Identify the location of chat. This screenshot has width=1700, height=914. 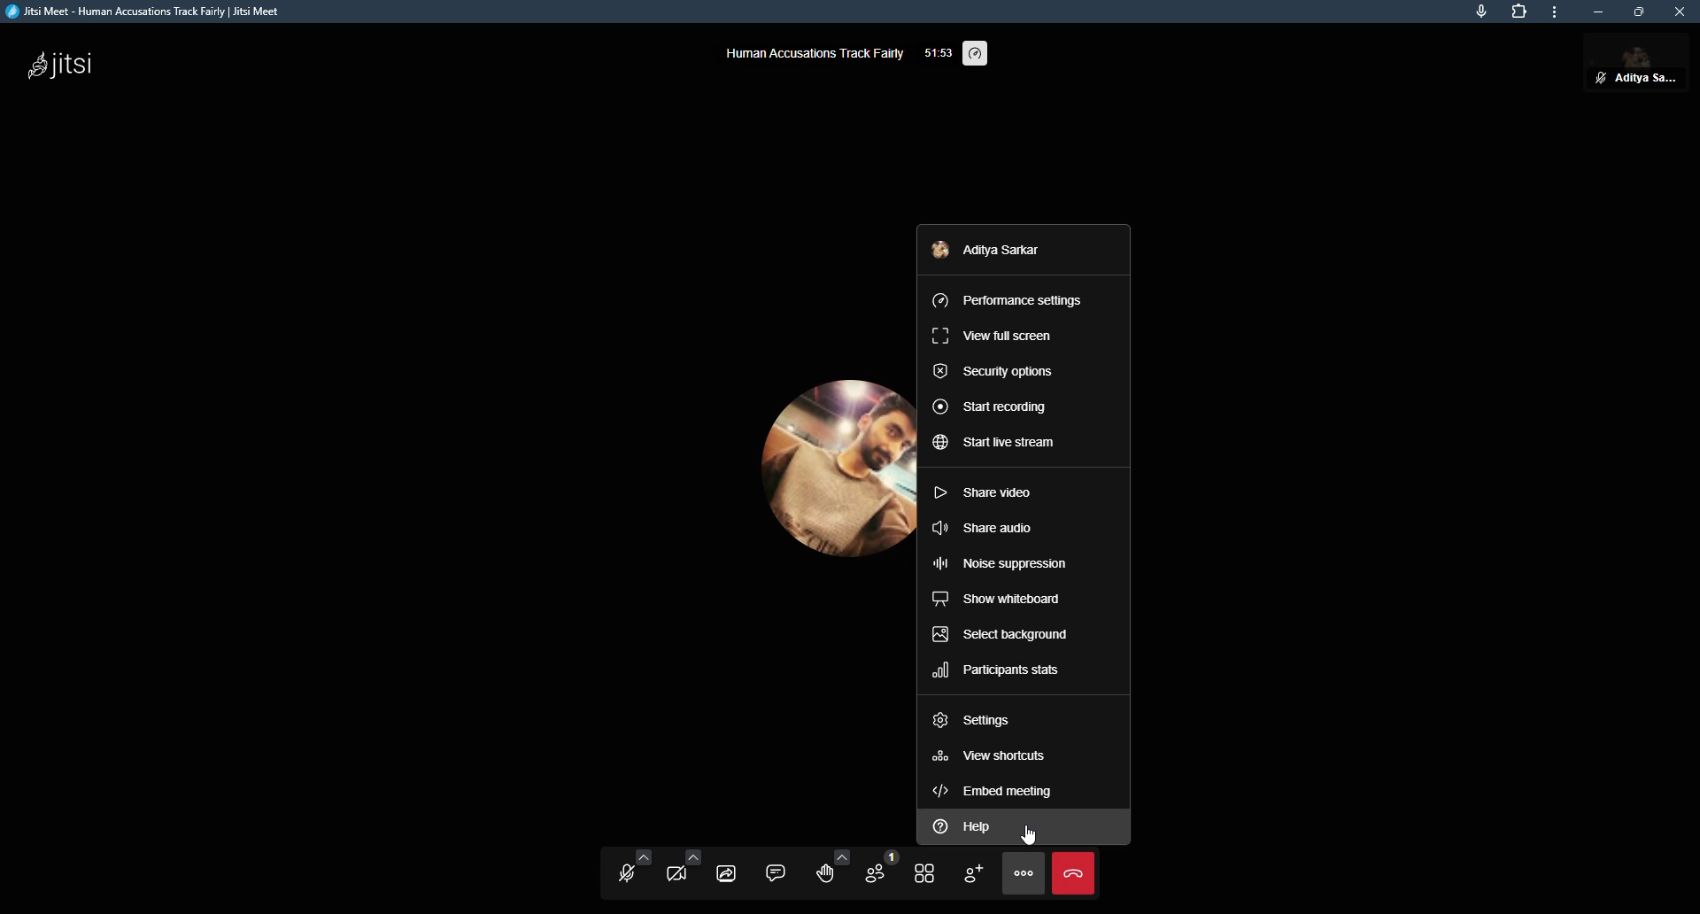
(772, 870).